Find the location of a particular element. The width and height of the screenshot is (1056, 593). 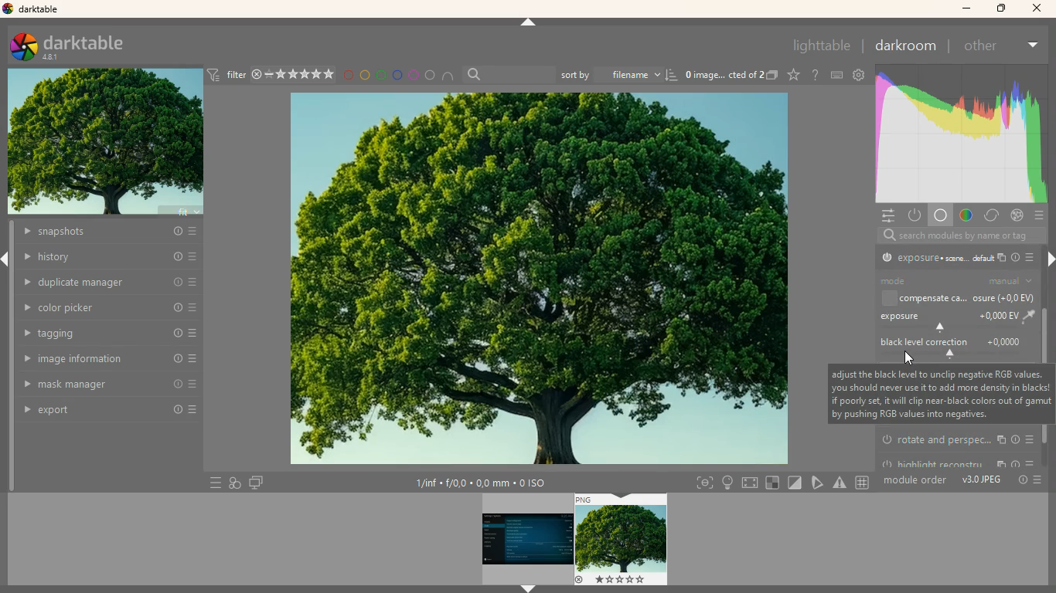

settings is located at coordinates (858, 75).